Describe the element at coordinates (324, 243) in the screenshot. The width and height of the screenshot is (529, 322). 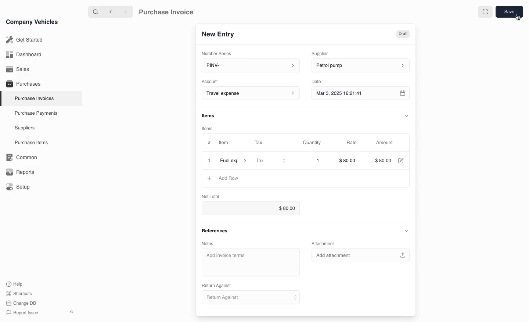
I see `Attachment` at that location.